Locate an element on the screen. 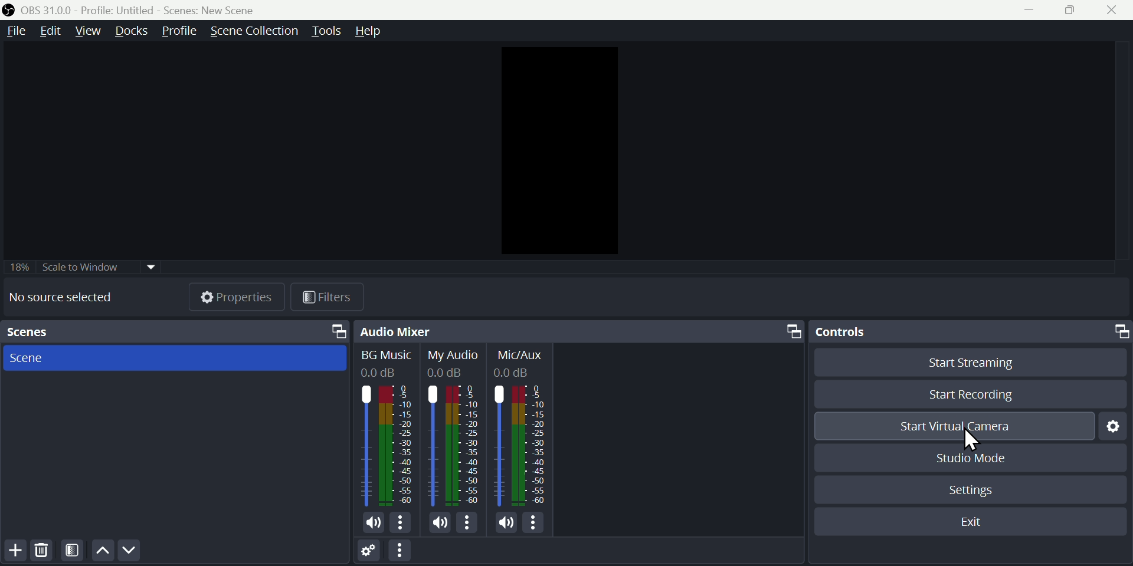 The width and height of the screenshot is (1133, 566). Start virtual camera is located at coordinates (955, 425).